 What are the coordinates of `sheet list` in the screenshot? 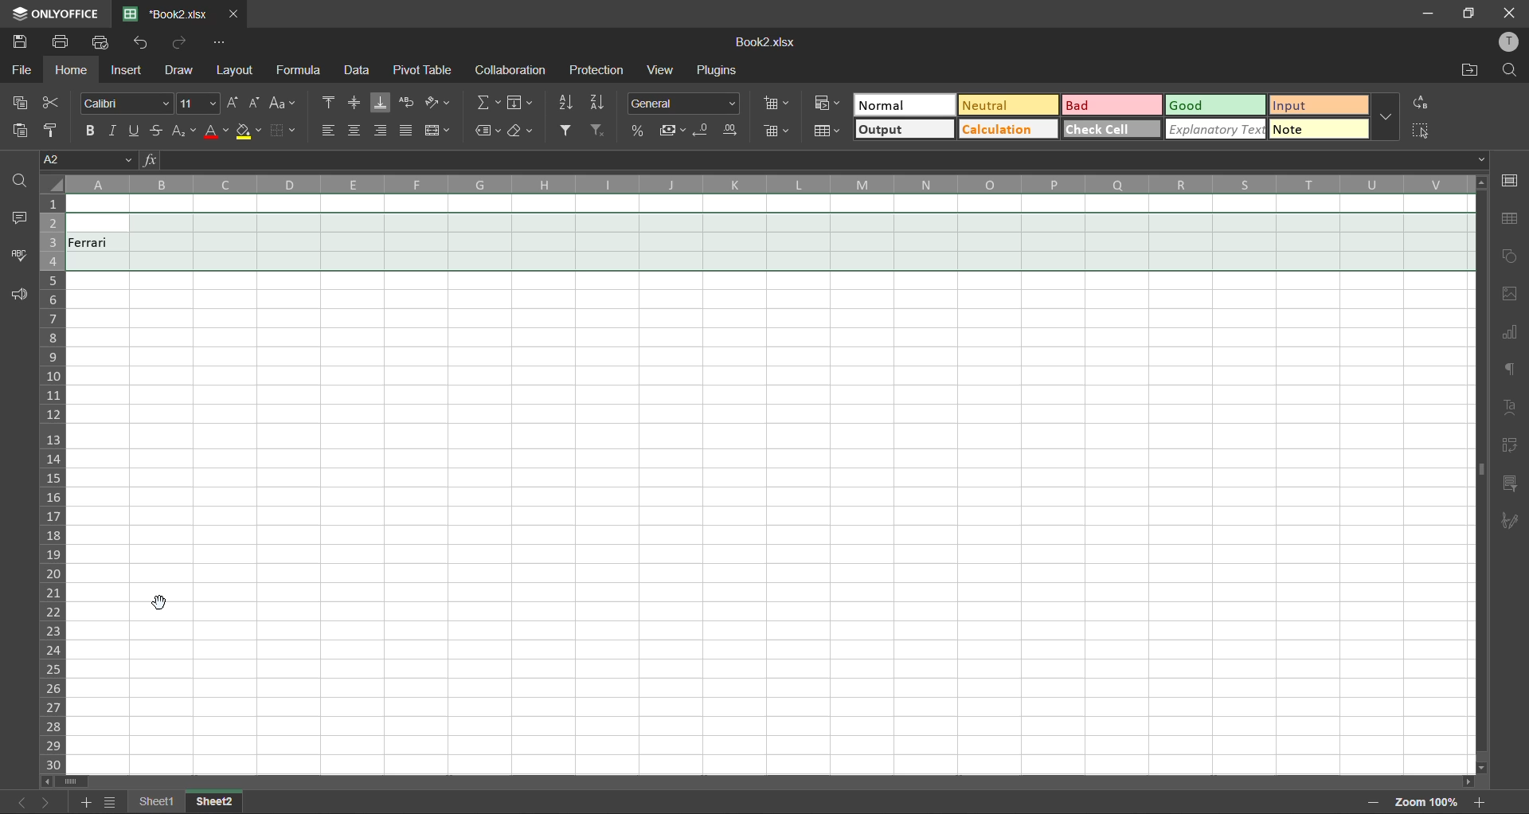 It's located at (112, 802).